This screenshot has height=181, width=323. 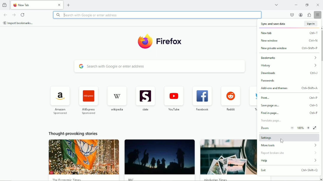 What do you see at coordinates (145, 98) in the screenshot?
I see `Slate` at bounding box center [145, 98].